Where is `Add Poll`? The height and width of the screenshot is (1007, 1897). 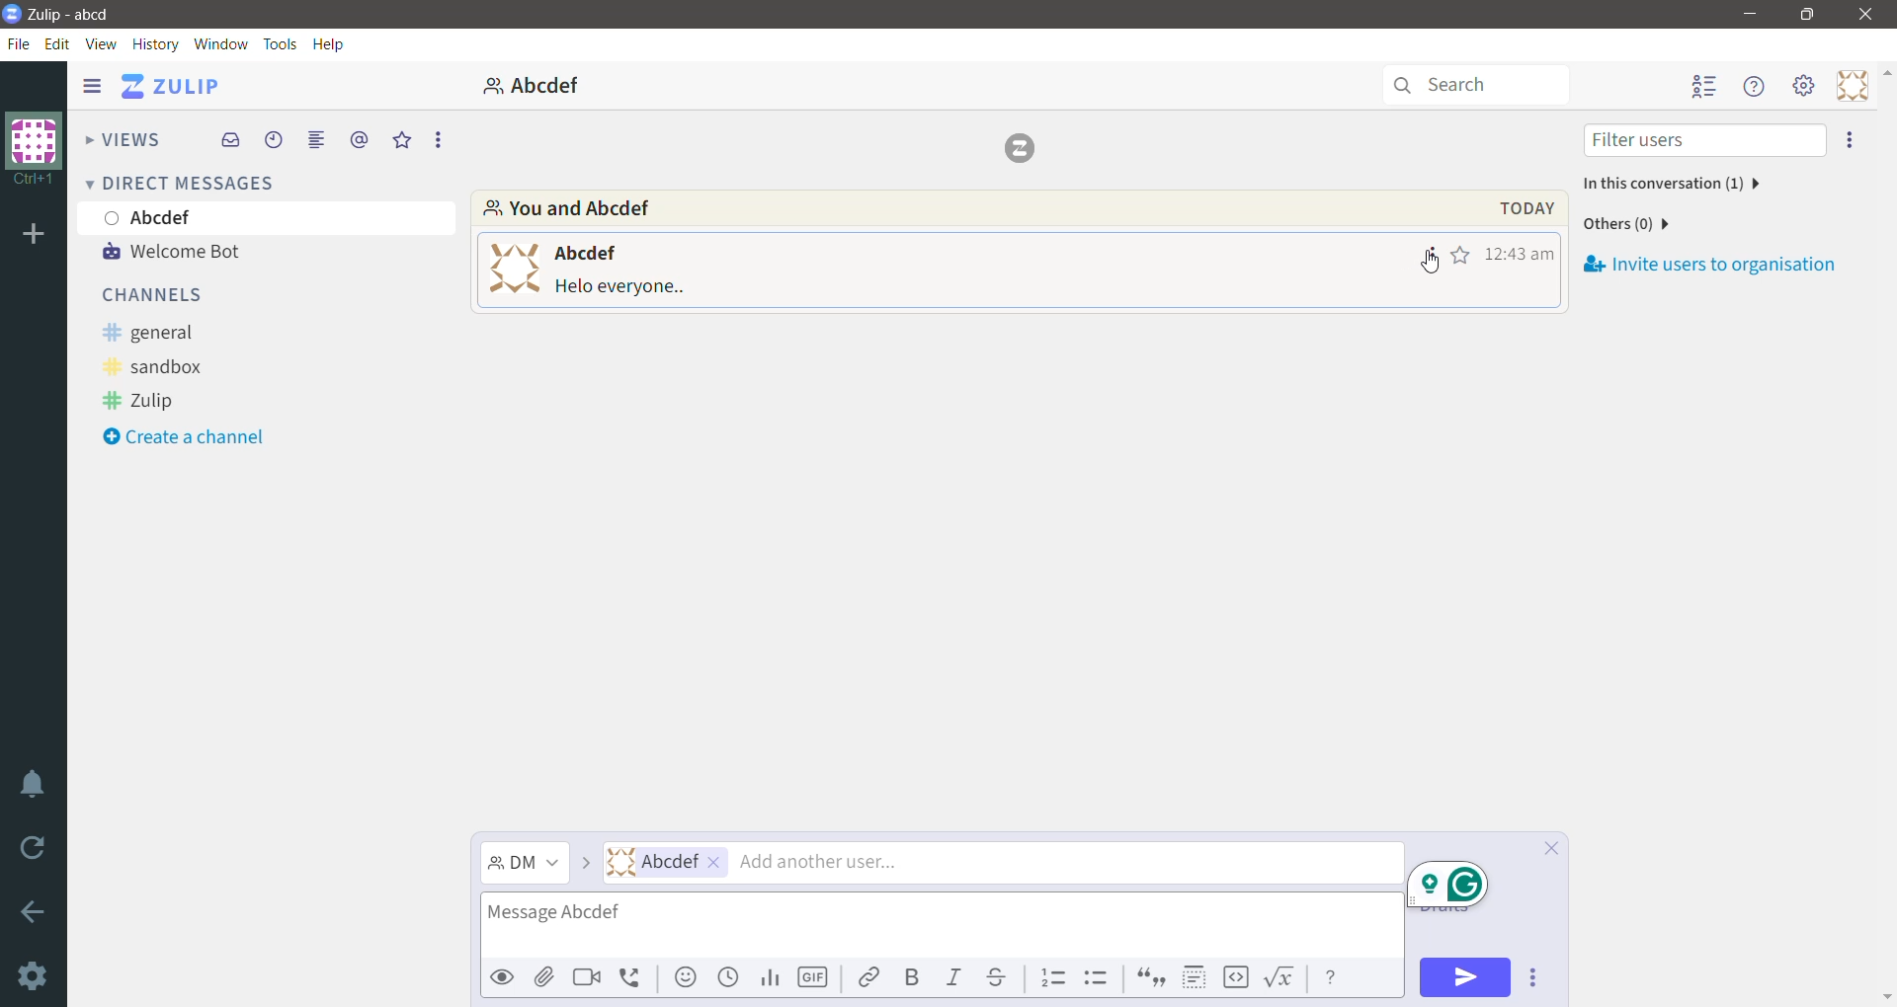 Add Poll is located at coordinates (772, 978).